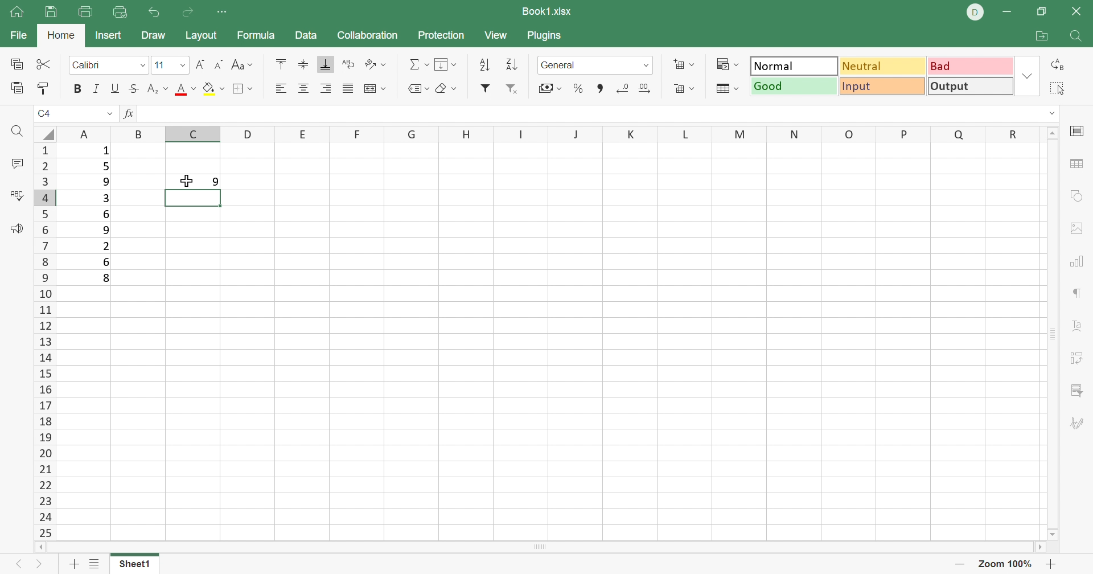  I want to click on Zoom 100%, so click(1005, 564).